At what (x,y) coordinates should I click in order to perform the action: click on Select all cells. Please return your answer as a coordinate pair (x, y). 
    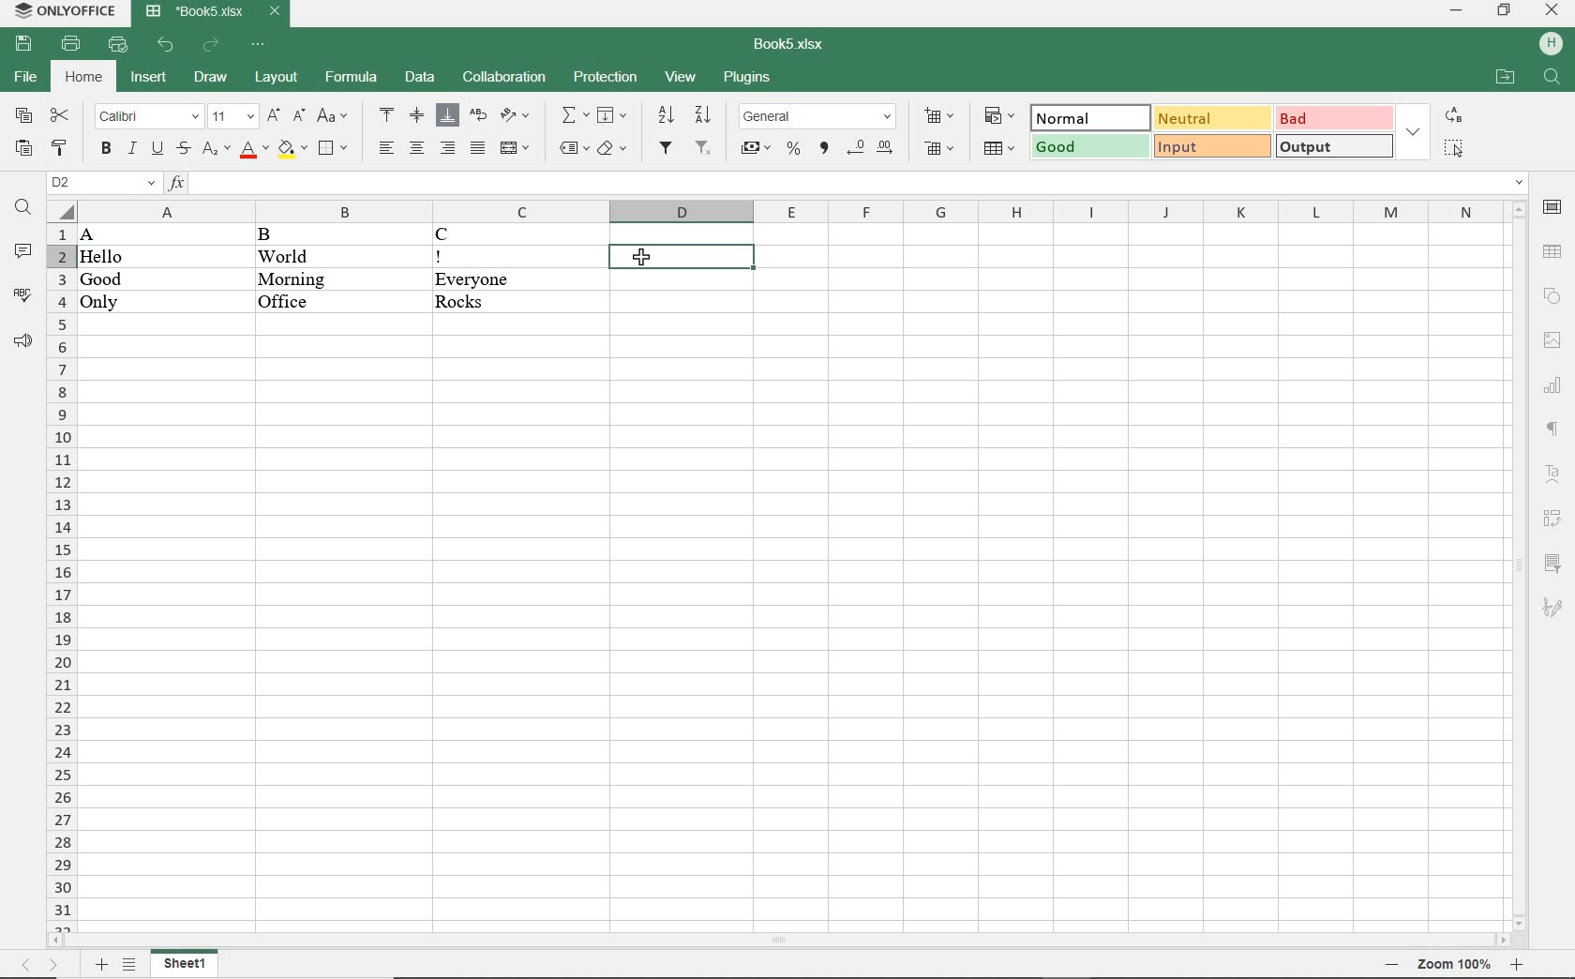
    Looking at the image, I should click on (61, 210).